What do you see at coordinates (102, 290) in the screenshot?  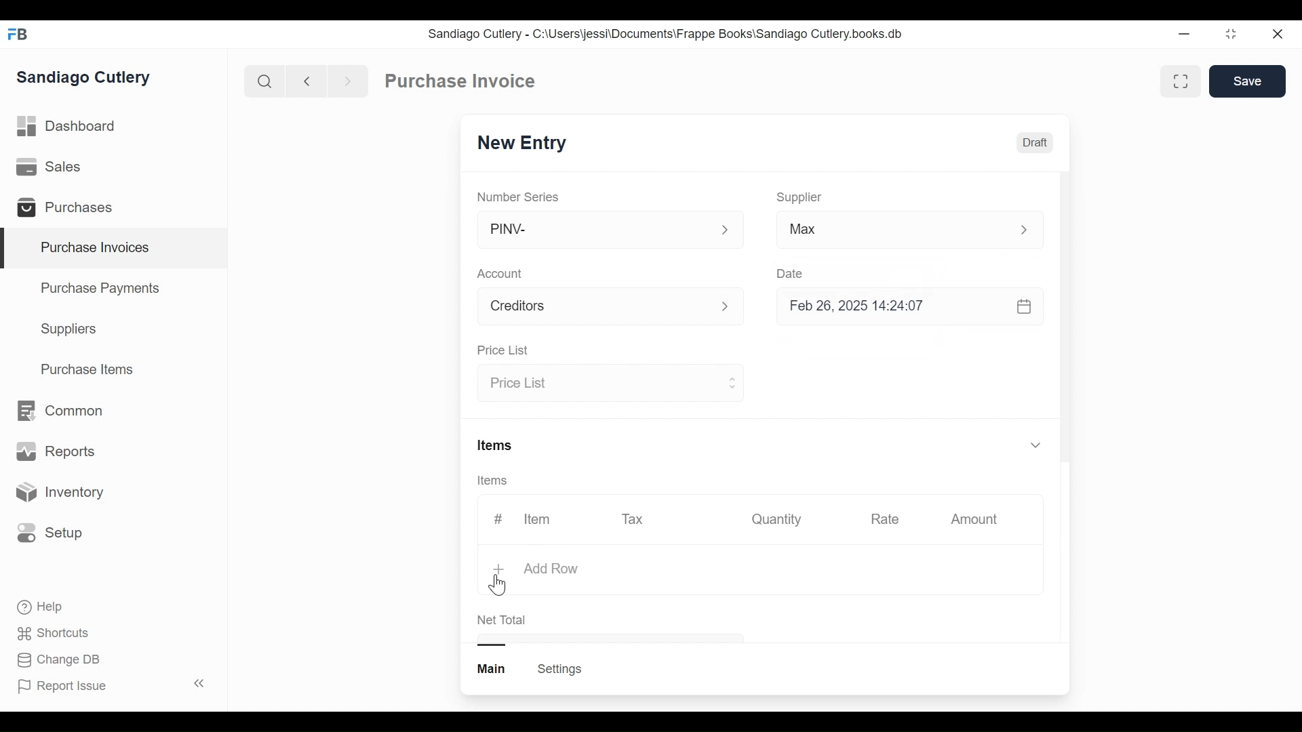 I see `Purchase Payments` at bounding box center [102, 290].